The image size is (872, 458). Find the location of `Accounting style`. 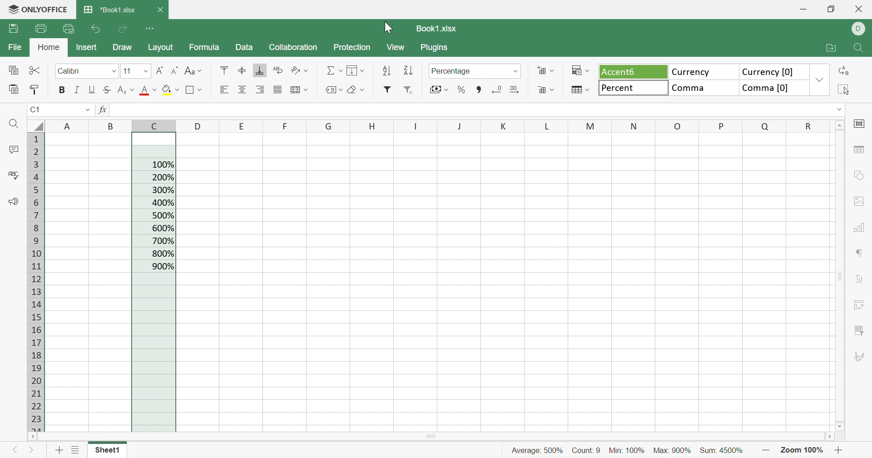

Accounting style is located at coordinates (438, 90).